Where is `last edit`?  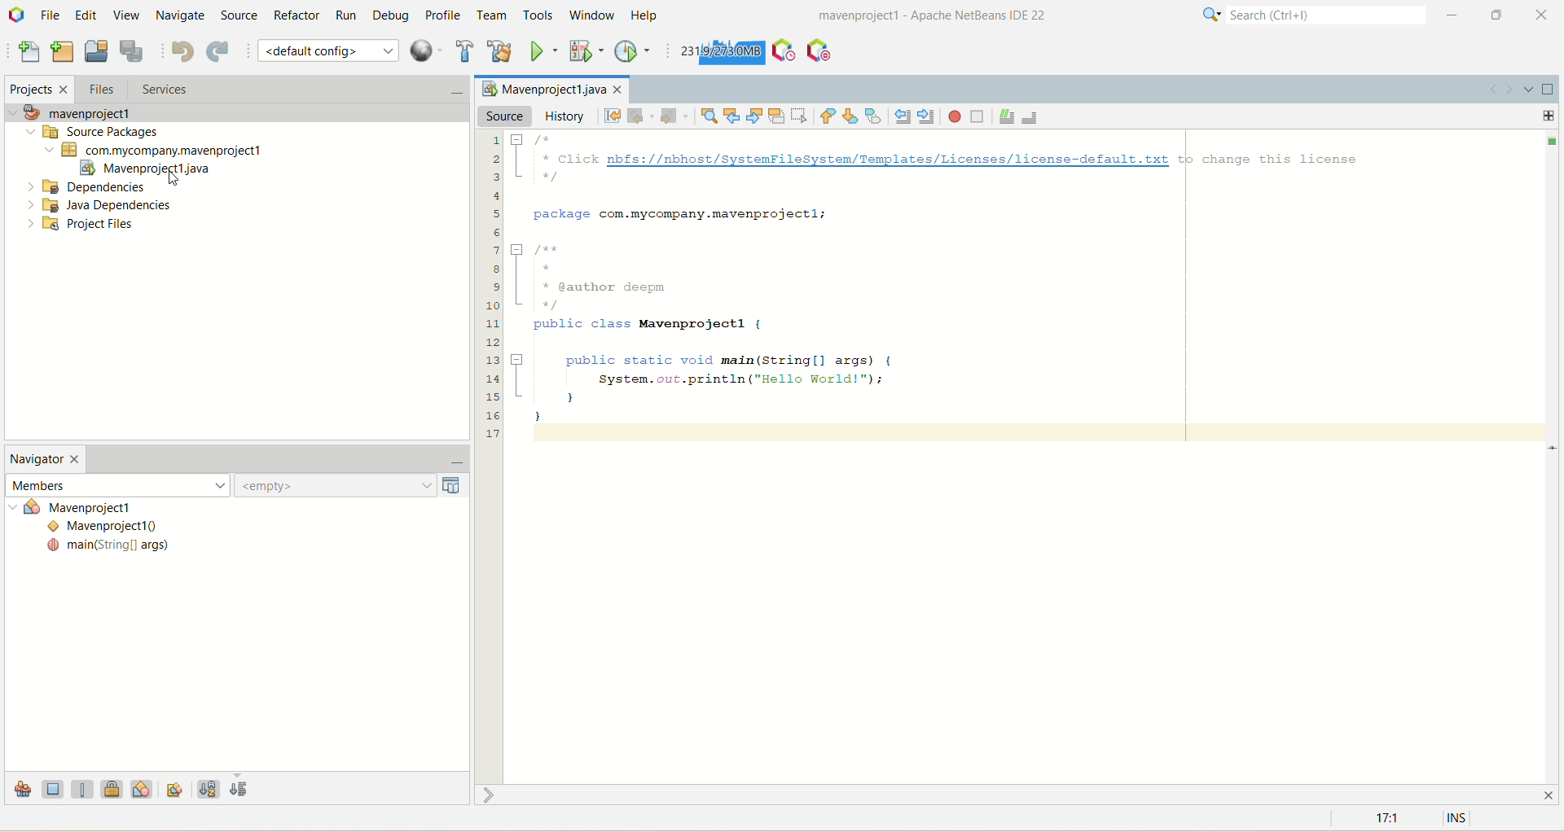
last edit is located at coordinates (613, 116).